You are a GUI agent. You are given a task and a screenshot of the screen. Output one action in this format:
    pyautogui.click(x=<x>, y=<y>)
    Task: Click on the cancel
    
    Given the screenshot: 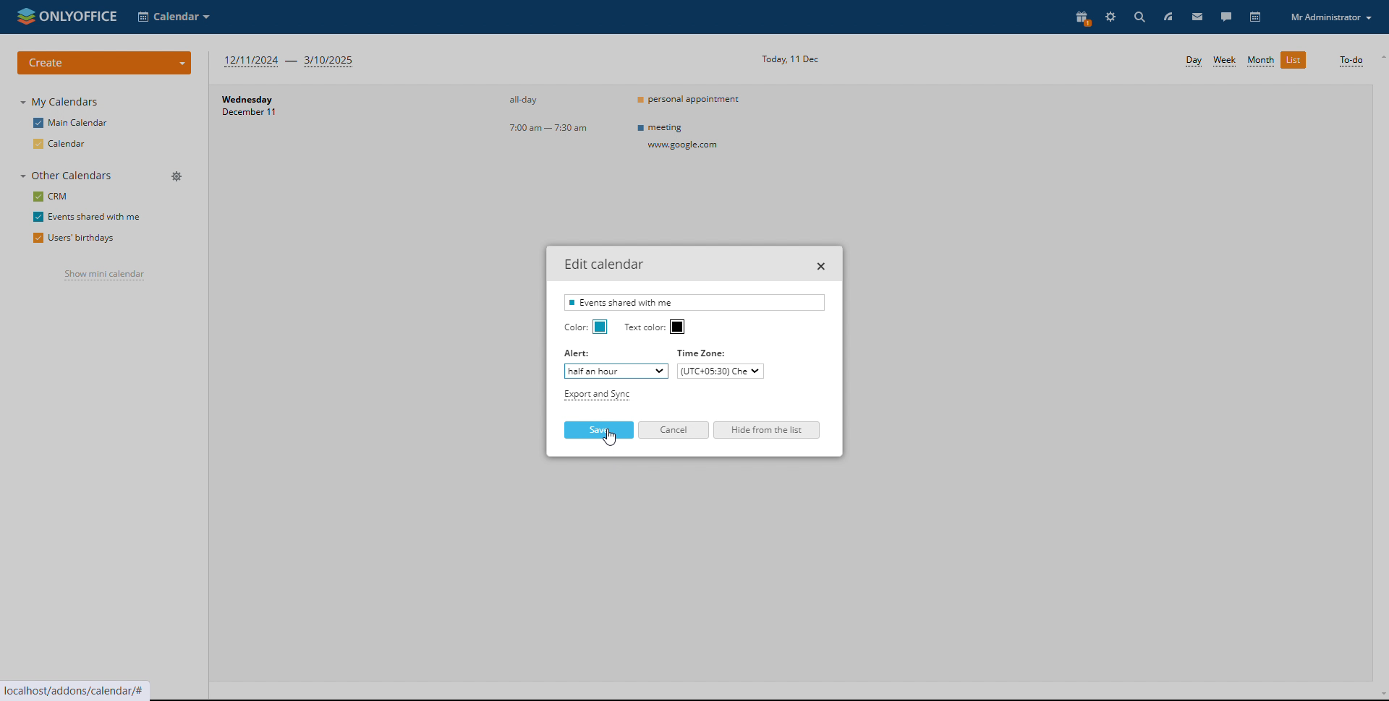 What is the action you would take?
    pyautogui.click(x=674, y=430)
    